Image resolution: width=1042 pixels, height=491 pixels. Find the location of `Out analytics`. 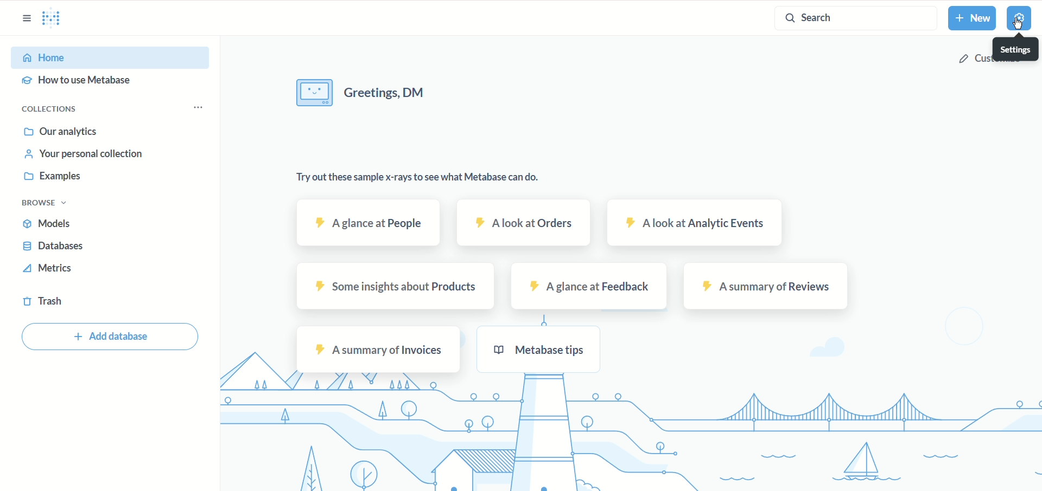

Out analytics is located at coordinates (82, 132).